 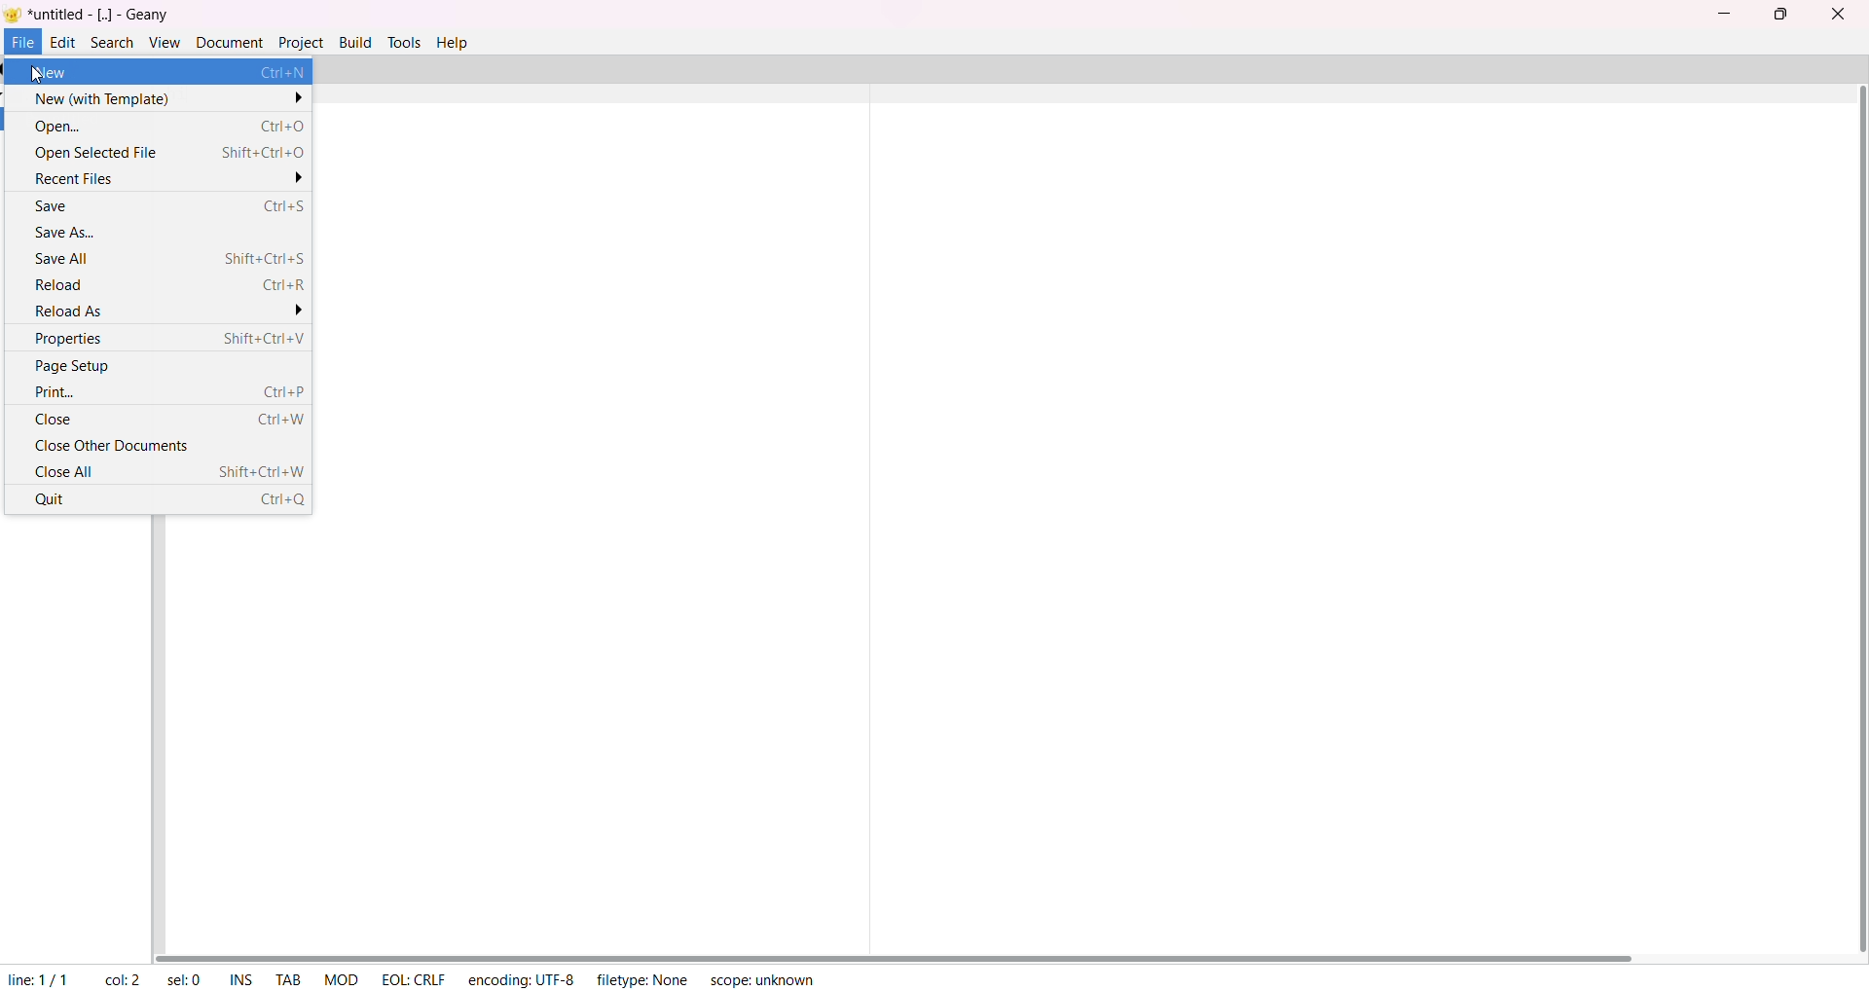 I want to click on save as.., so click(x=84, y=232).